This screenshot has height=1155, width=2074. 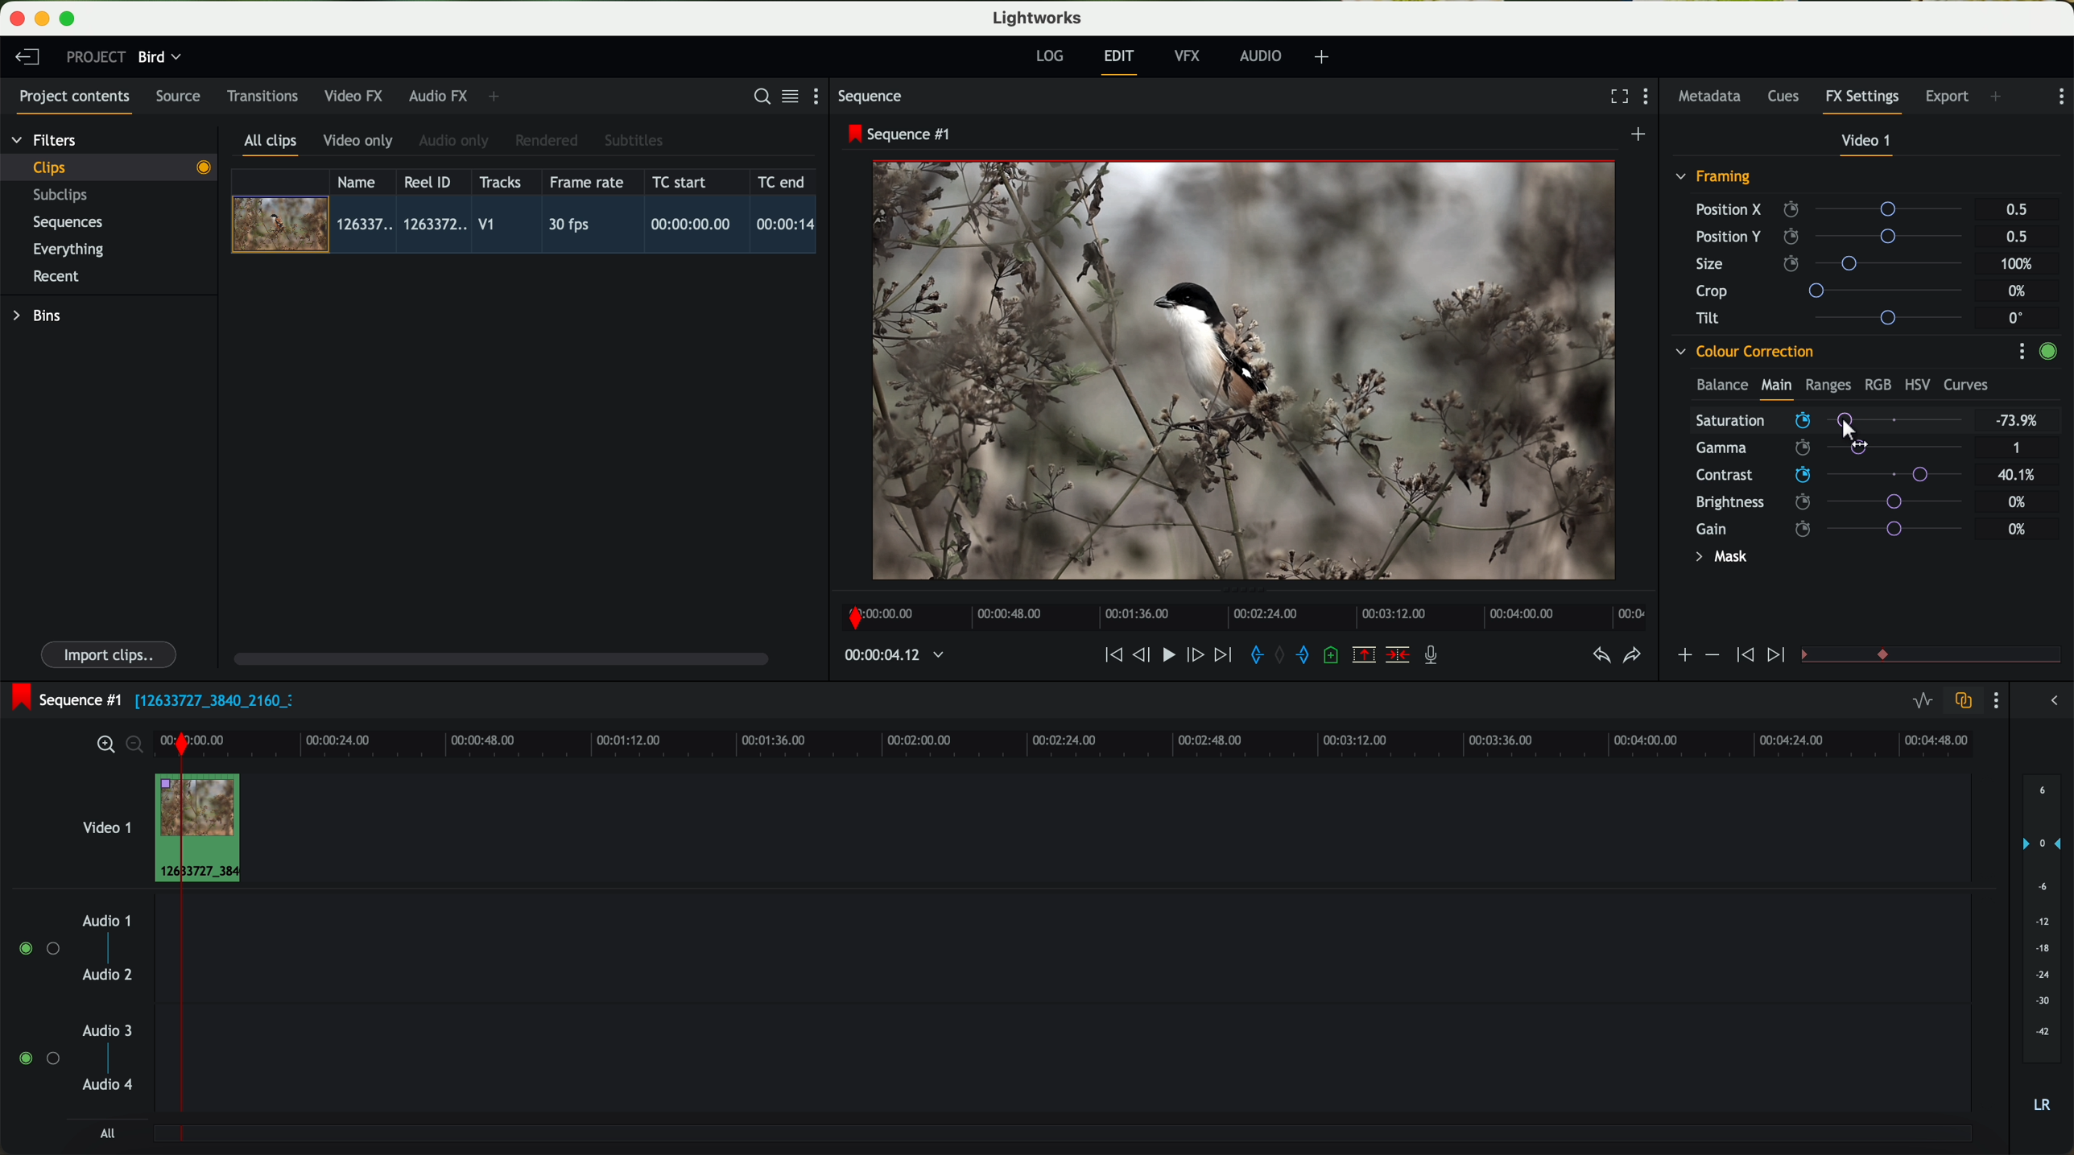 I want to click on black, so click(x=208, y=699).